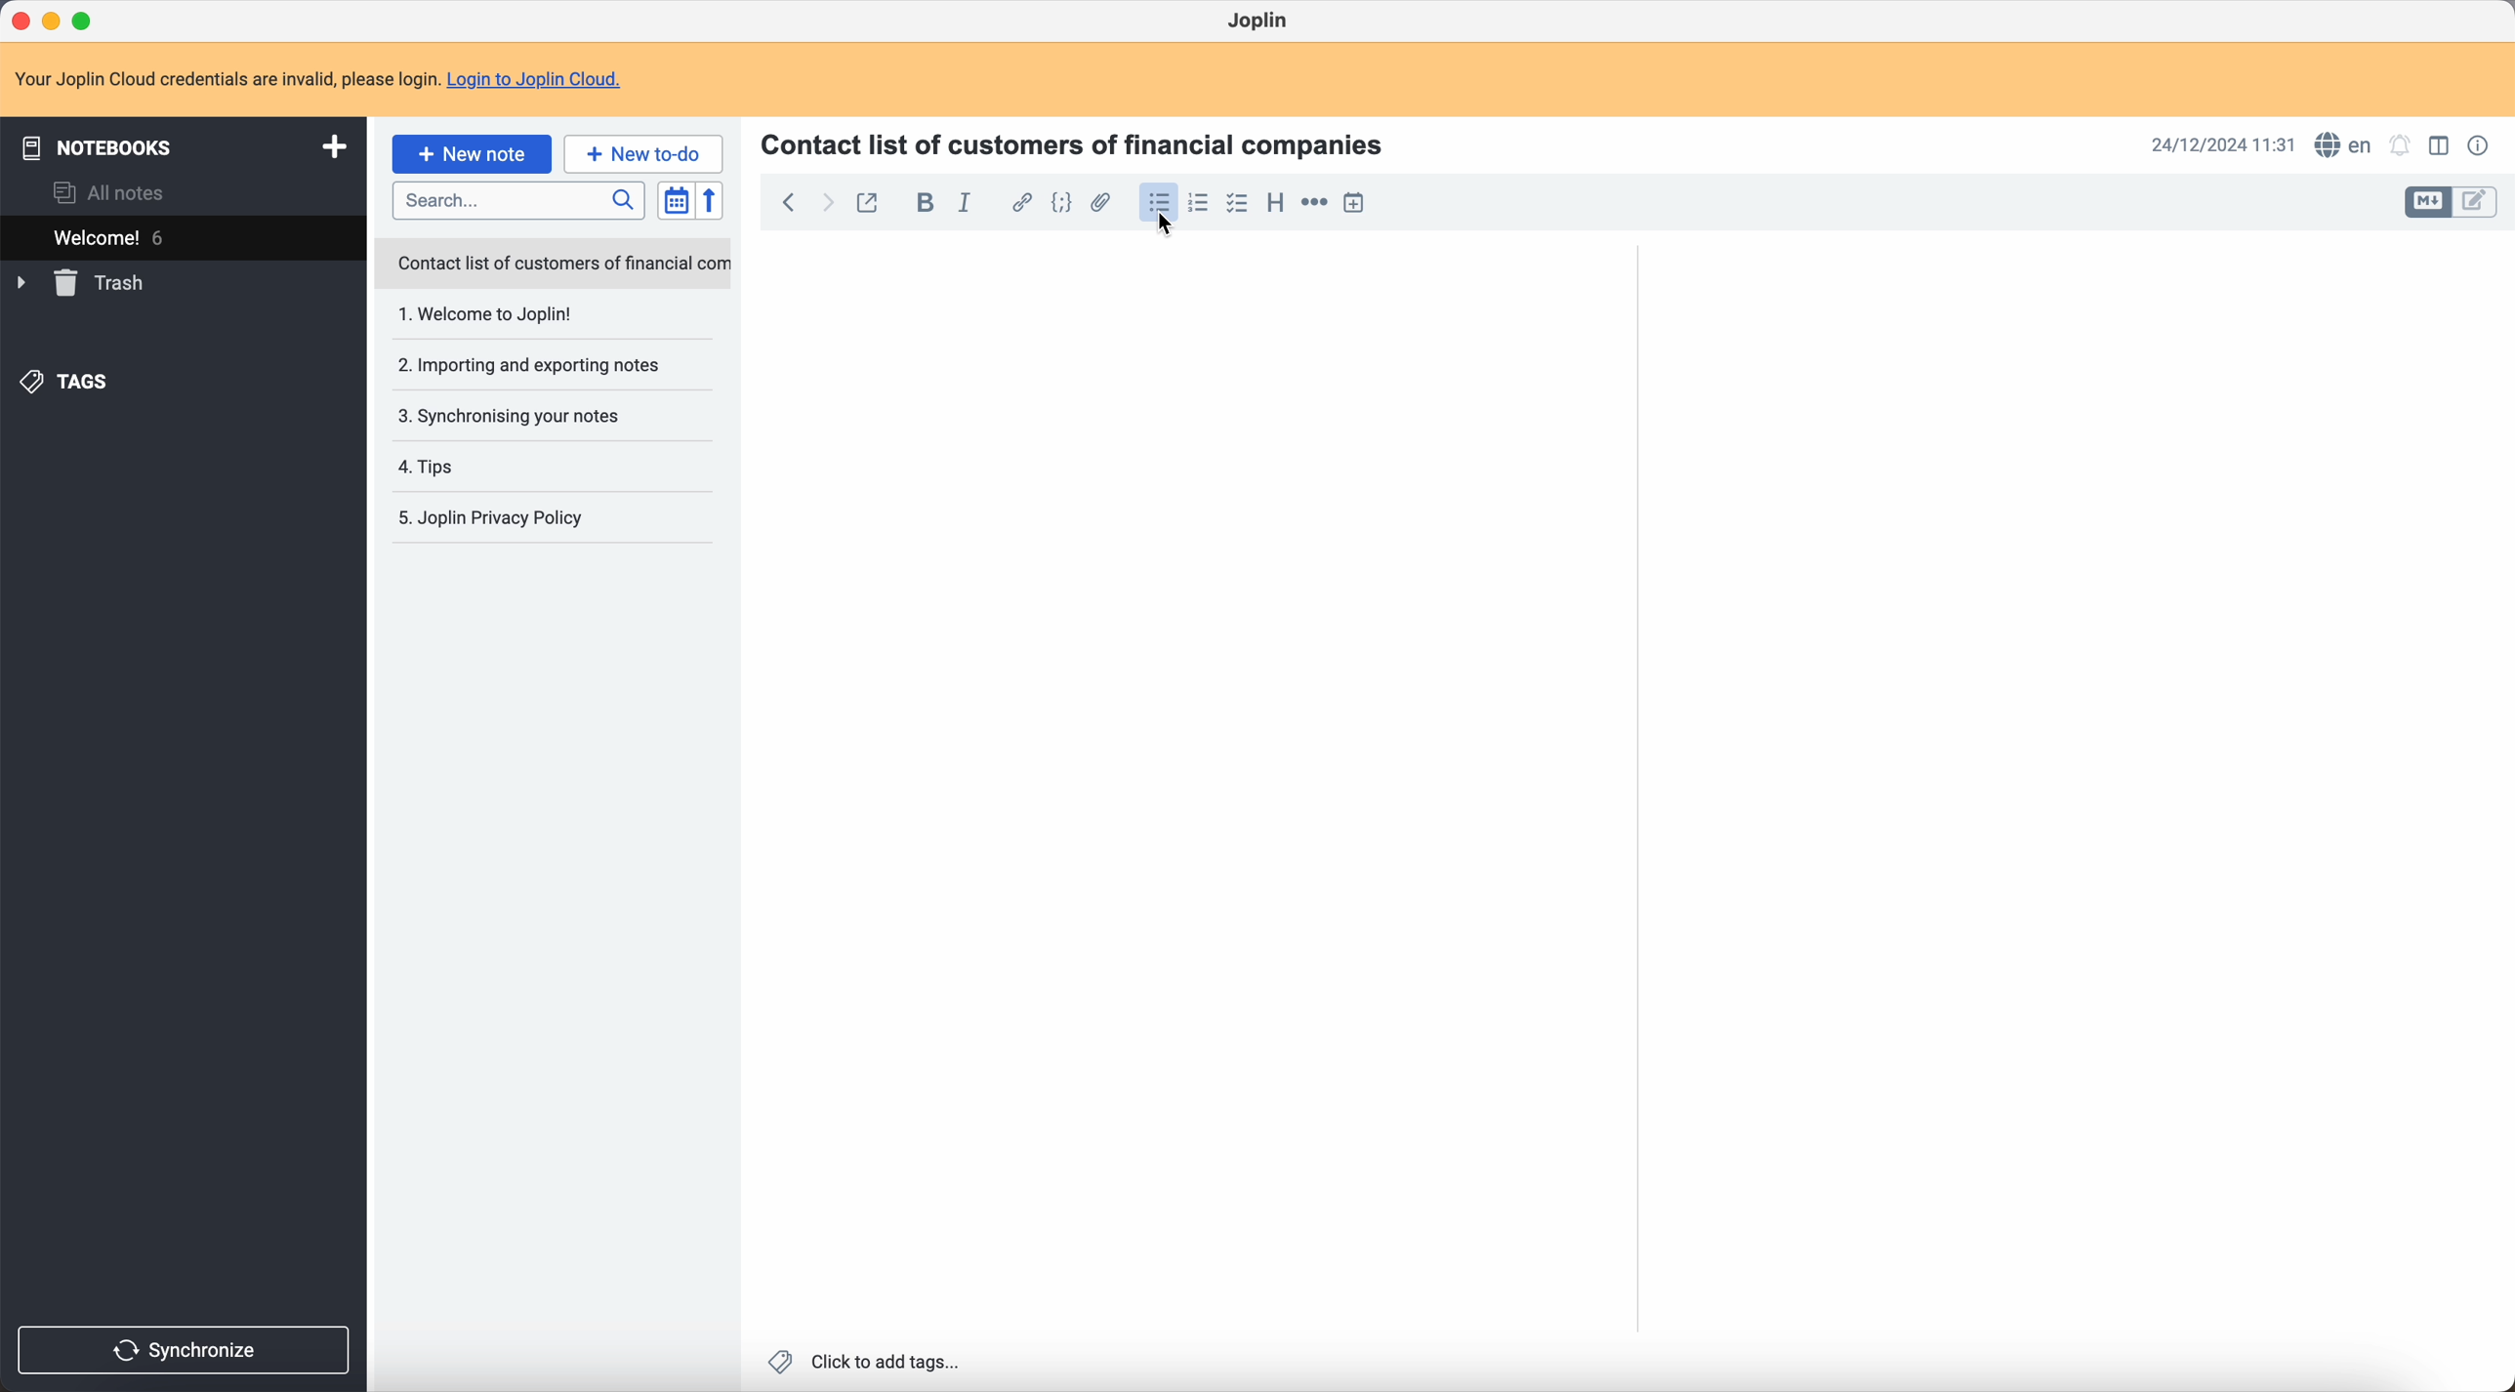 This screenshot has width=2515, height=1392. What do you see at coordinates (1275, 204) in the screenshot?
I see `heading` at bounding box center [1275, 204].